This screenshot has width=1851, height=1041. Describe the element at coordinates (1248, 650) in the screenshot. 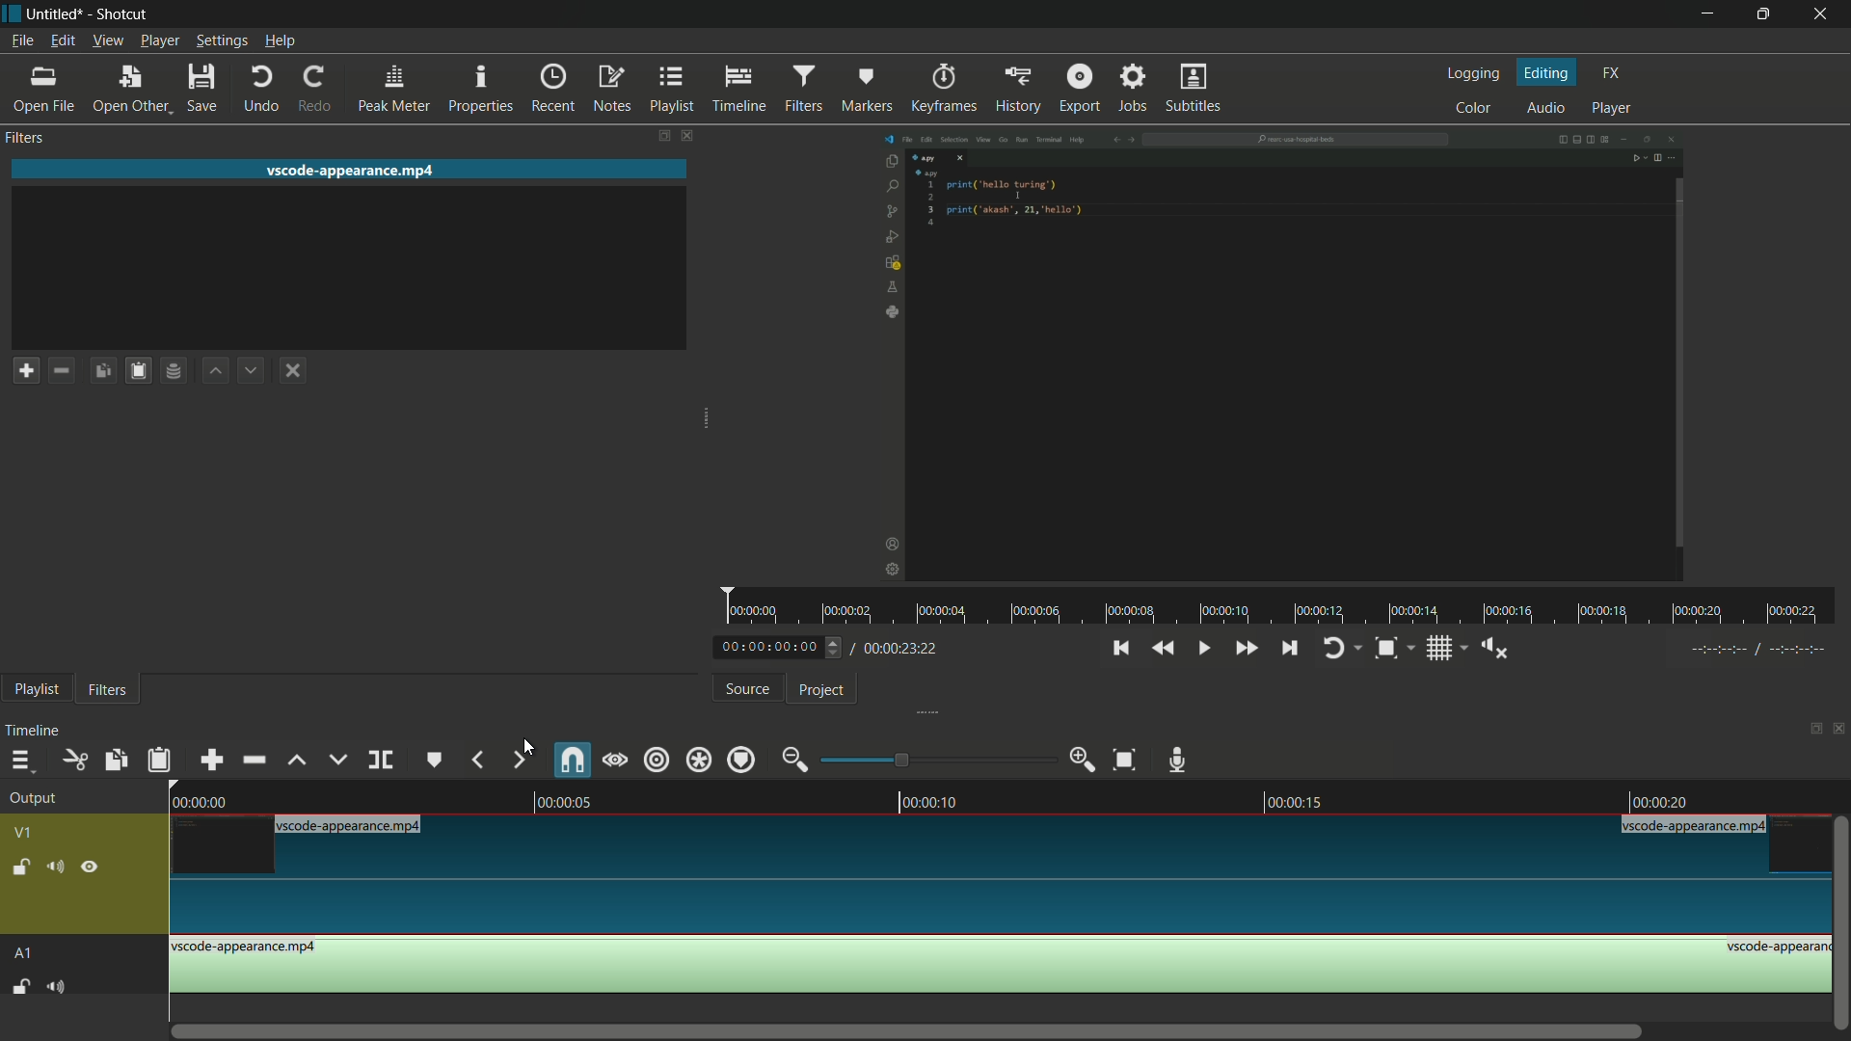

I see `quickly play forward` at that location.